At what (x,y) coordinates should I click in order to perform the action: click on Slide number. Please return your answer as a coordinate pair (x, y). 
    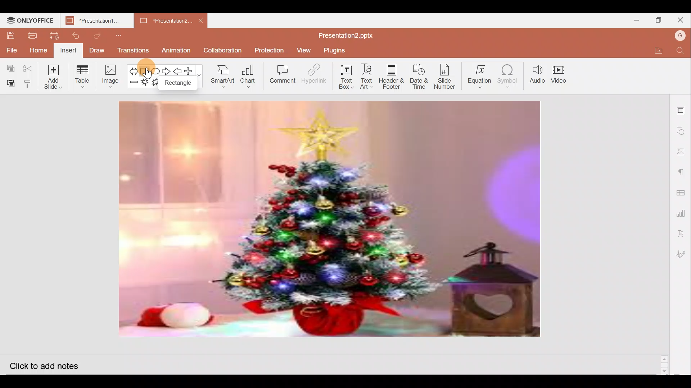
    Looking at the image, I should click on (447, 76).